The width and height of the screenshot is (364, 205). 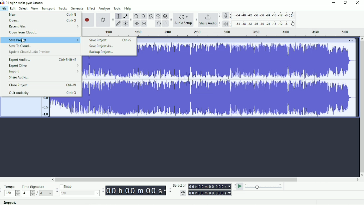 What do you see at coordinates (131, 20) in the screenshot?
I see `Audacity edit toolbar` at bounding box center [131, 20].